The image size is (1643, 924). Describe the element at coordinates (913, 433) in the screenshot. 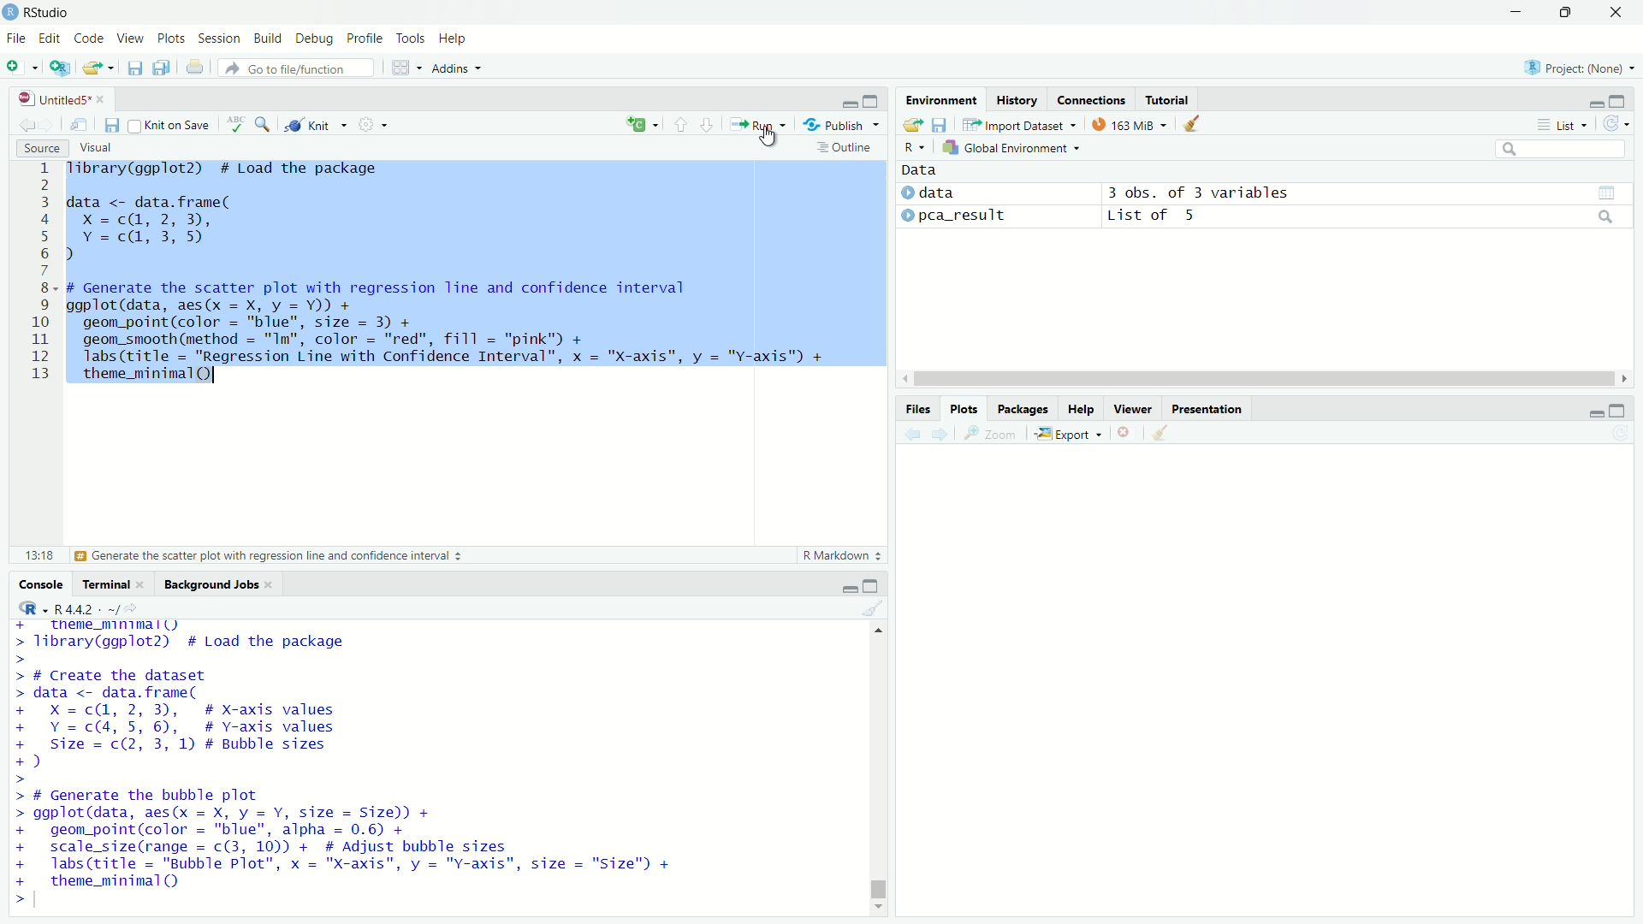

I see `Previous plot` at that location.